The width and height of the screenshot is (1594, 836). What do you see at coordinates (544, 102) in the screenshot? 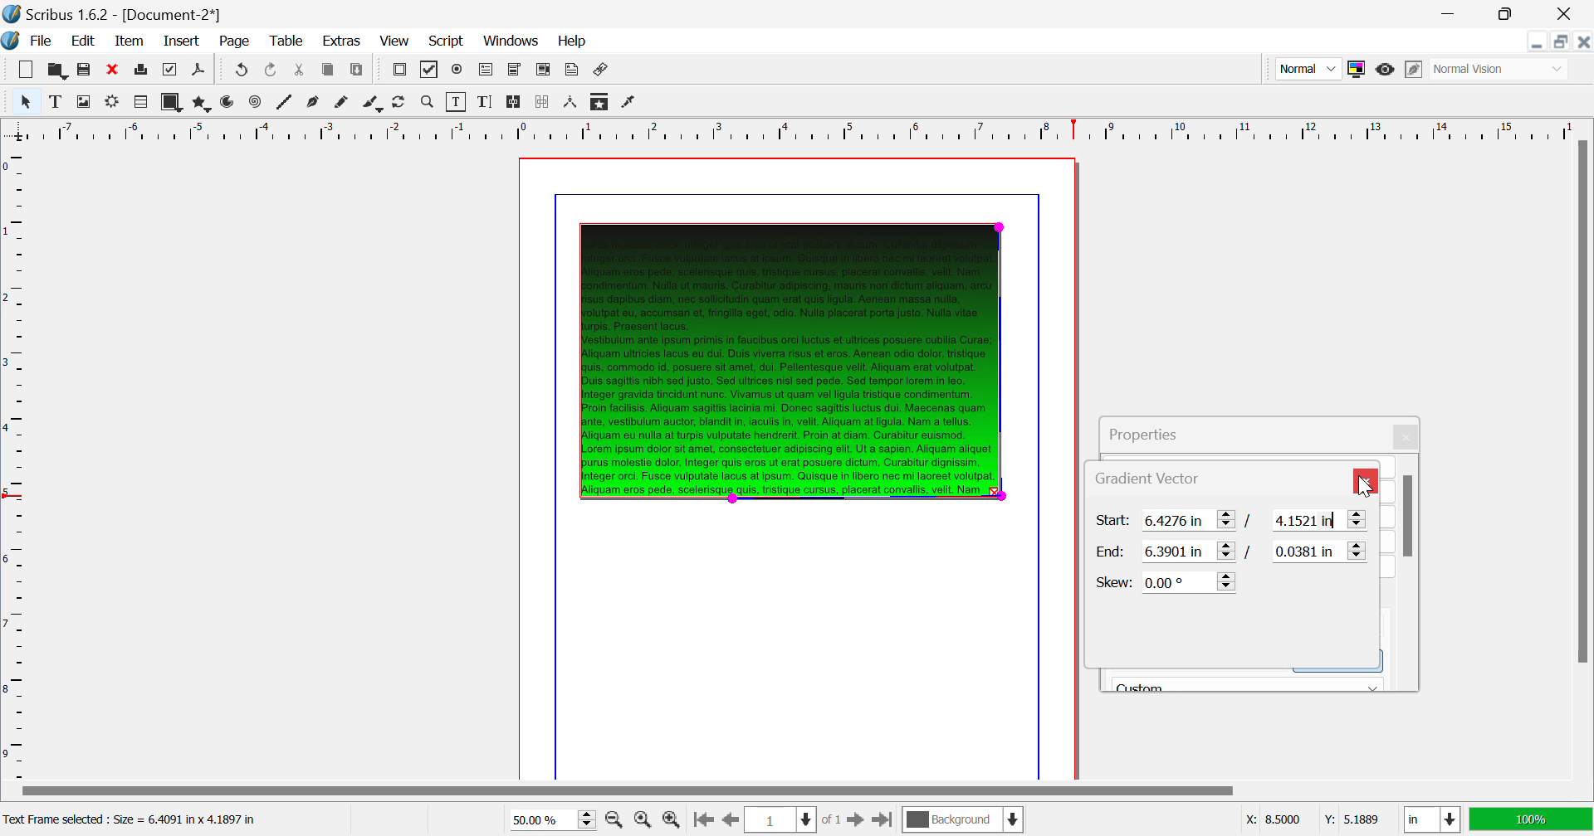
I see `Delink Frames` at bounding box center [544, 102].